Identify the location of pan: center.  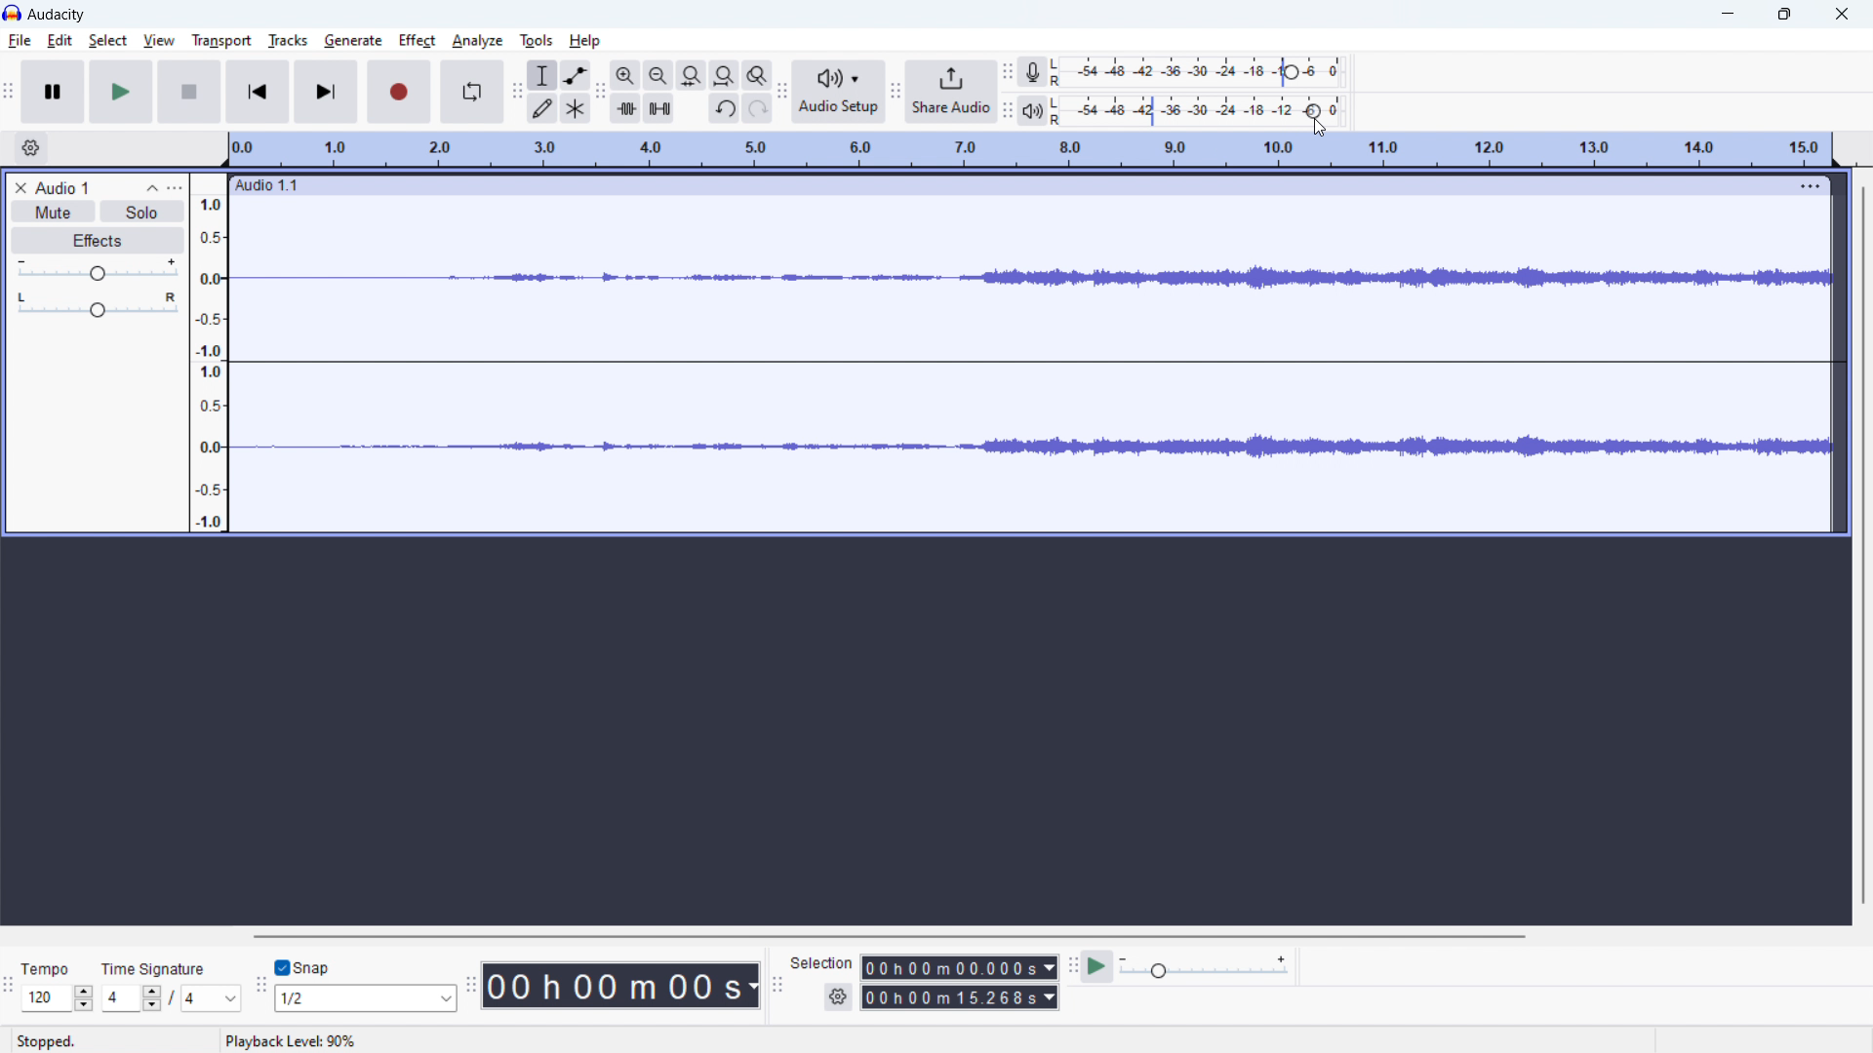
(97, 304).